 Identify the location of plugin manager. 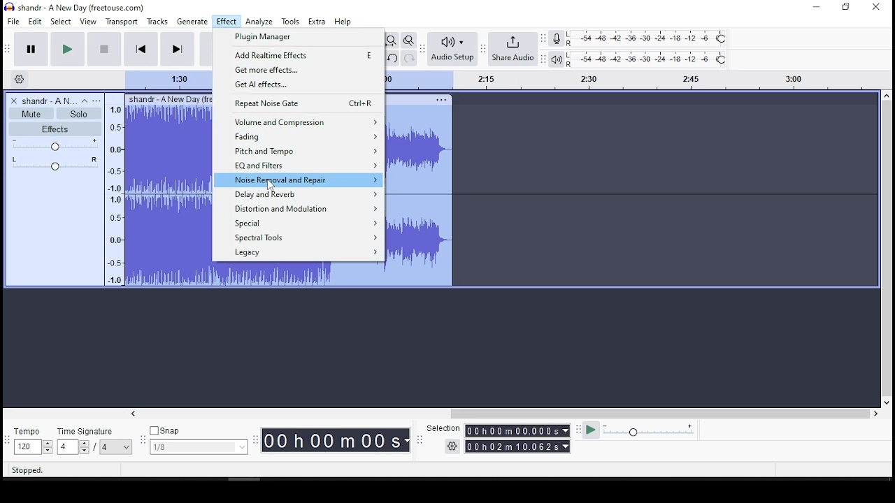
(299, 37).